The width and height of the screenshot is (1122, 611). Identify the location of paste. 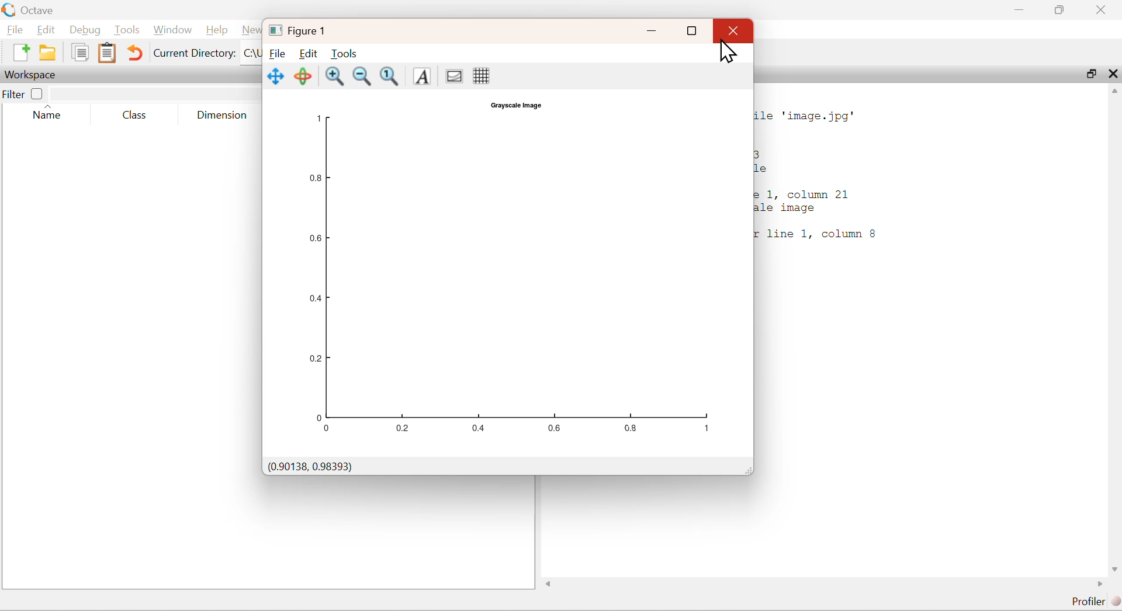
(108, 53).